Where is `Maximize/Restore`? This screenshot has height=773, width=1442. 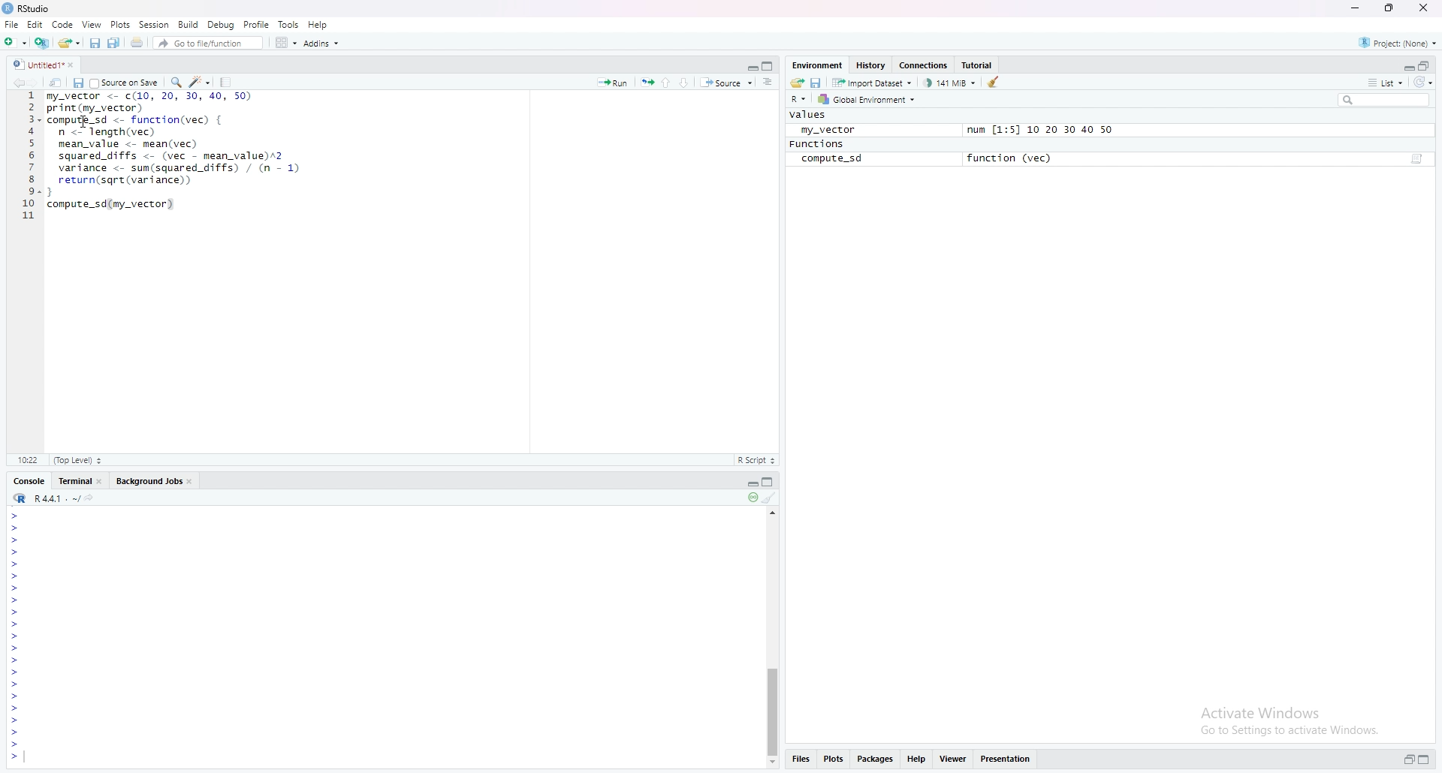
Maximize/Restore is located at coordinates (1387, 8).